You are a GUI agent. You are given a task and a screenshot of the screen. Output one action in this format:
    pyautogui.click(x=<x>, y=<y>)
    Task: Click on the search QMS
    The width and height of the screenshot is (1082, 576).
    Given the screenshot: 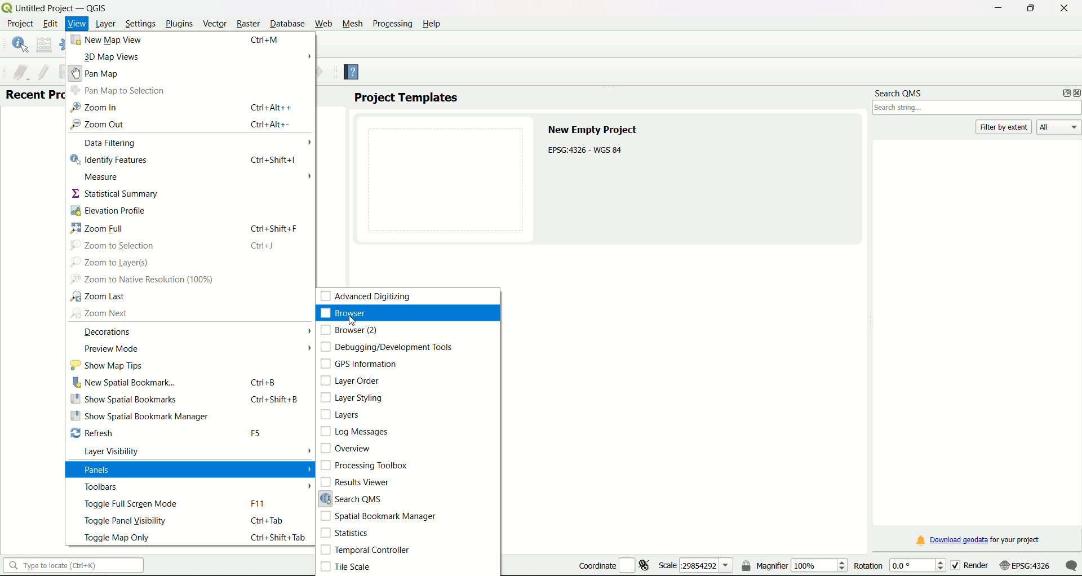 What is the action you would take?
    pyautogui.click(x=356, y=499)
    